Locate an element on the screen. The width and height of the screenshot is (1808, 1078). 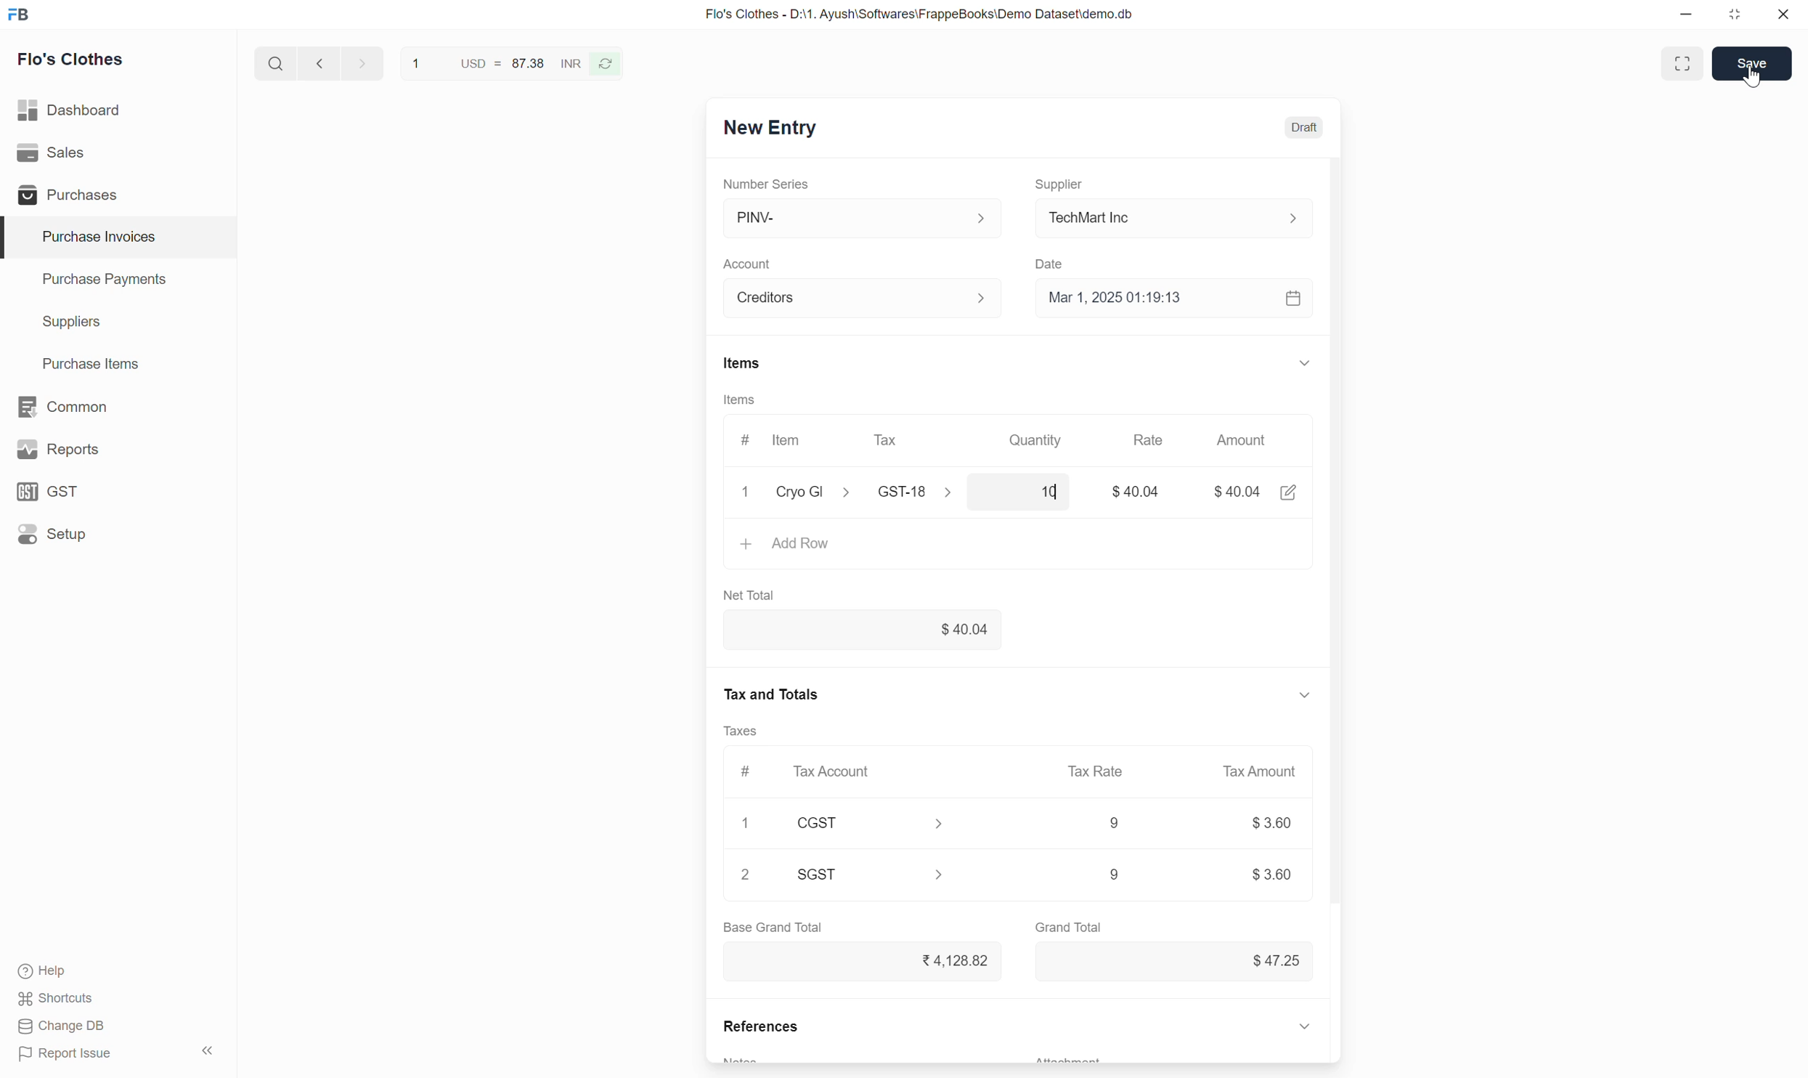
Purchase Payments is located at coordinates (103, 283).